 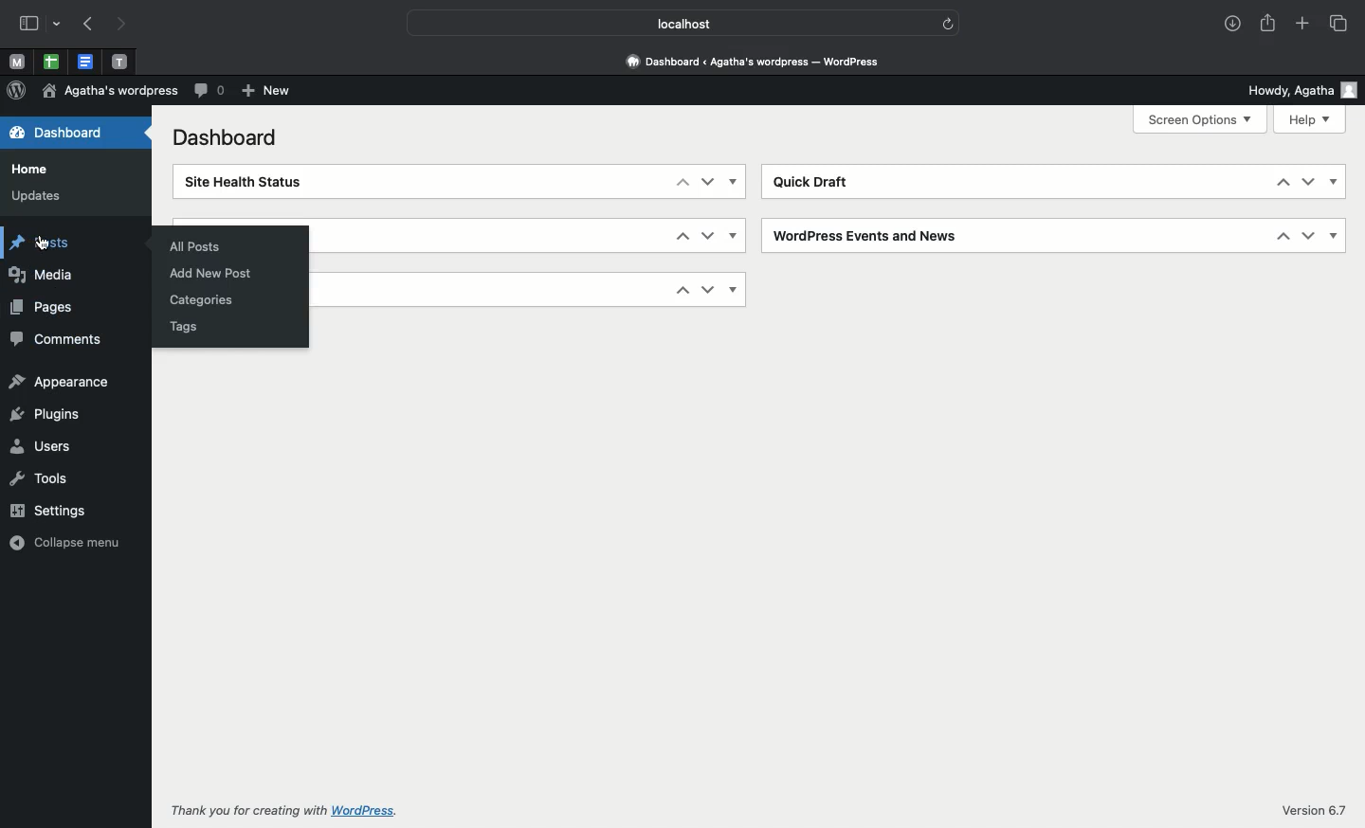 I want to click on Tools, so click(x=39, y=477).